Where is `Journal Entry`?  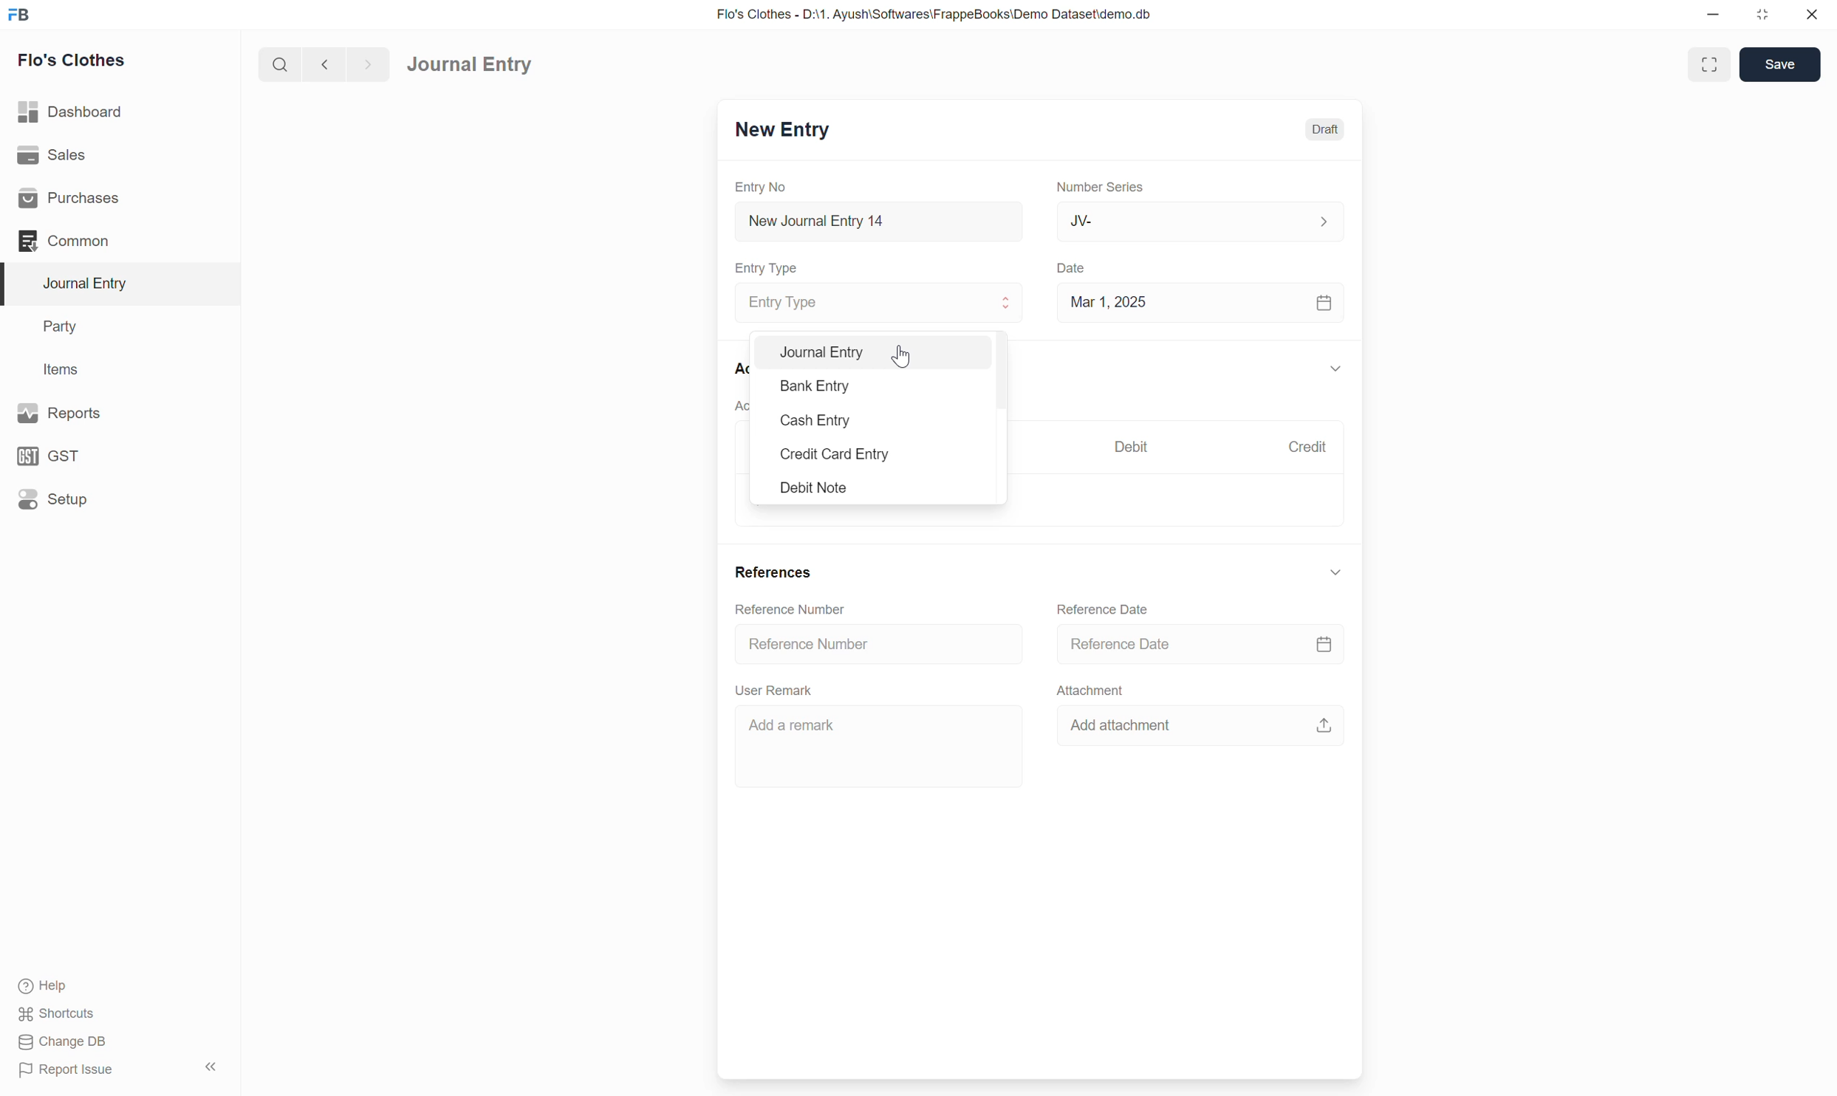
Journal Entry is located at coordinates (879, 301).